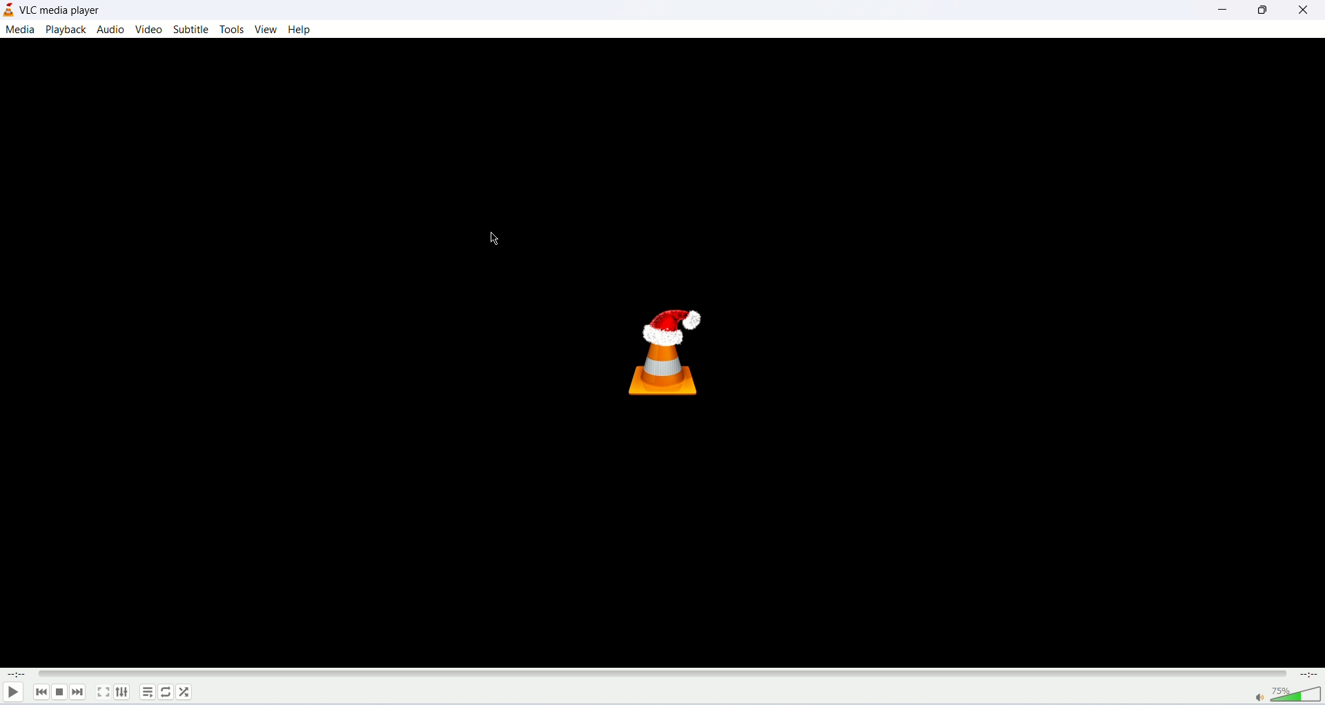  Describe the element at coordinates (15, 675) in the screenshot. I see `played time` at that location.